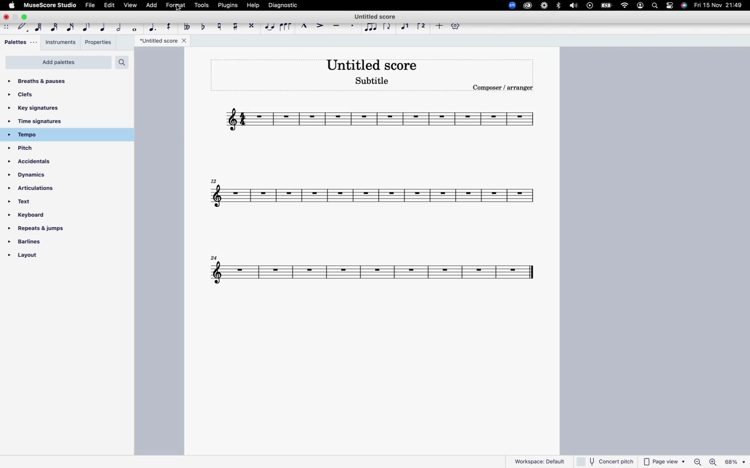 This screenshot has height=468, width=750. I want to click on search, so click(656, 6).